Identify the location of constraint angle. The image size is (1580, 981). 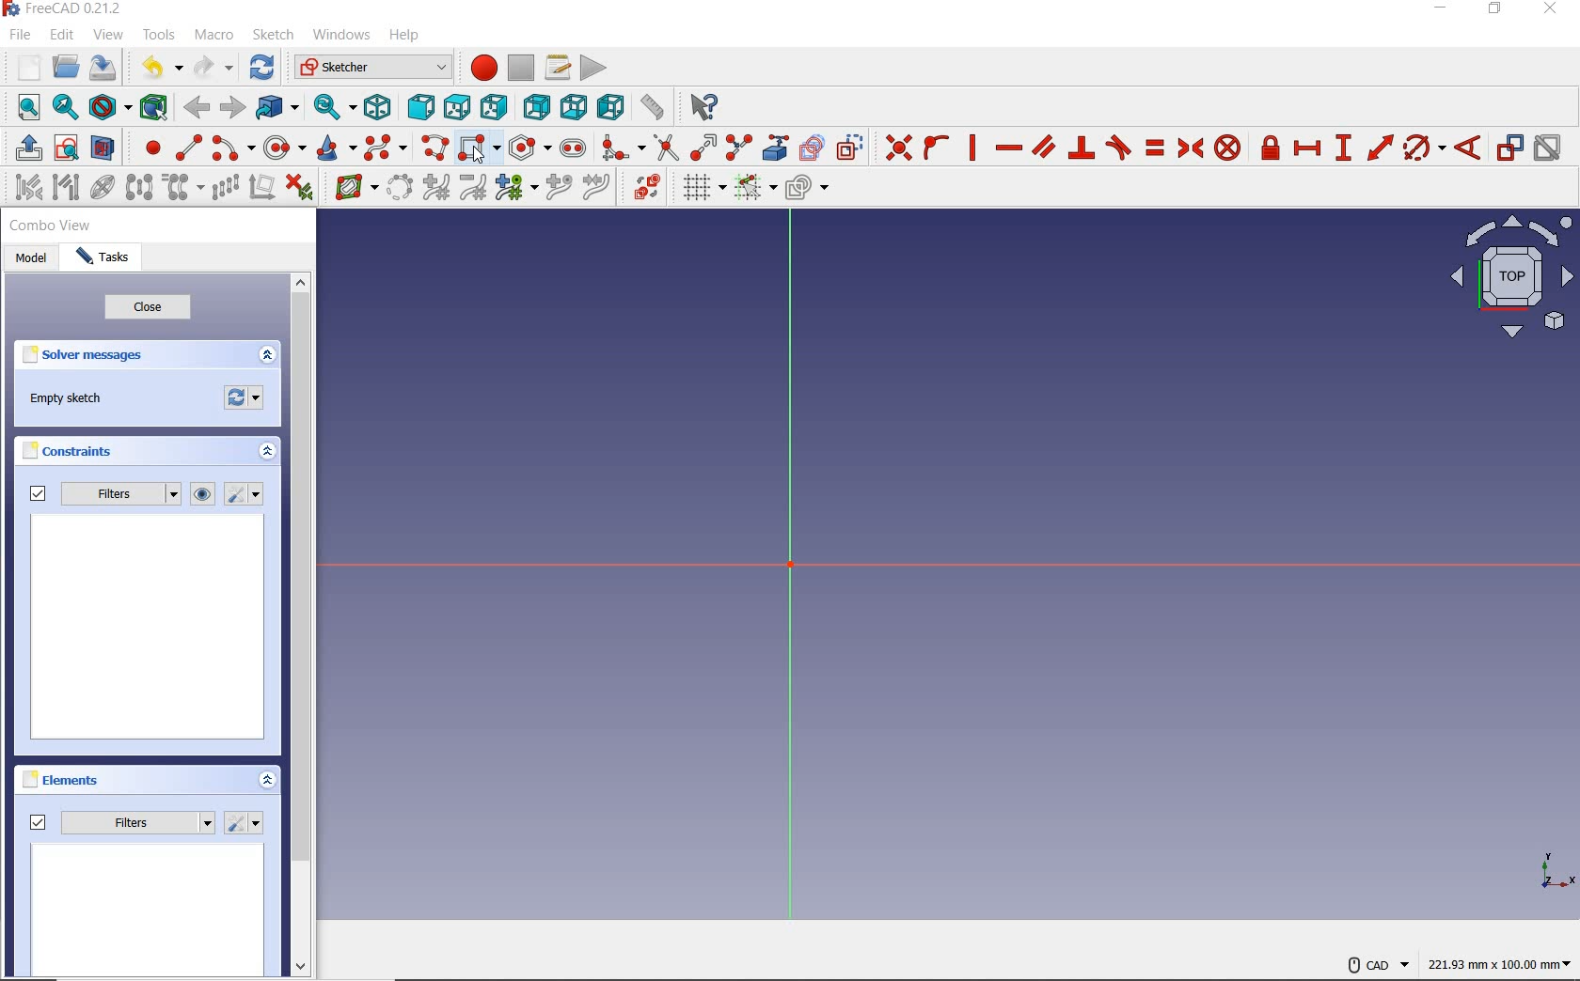
(1469, 147).